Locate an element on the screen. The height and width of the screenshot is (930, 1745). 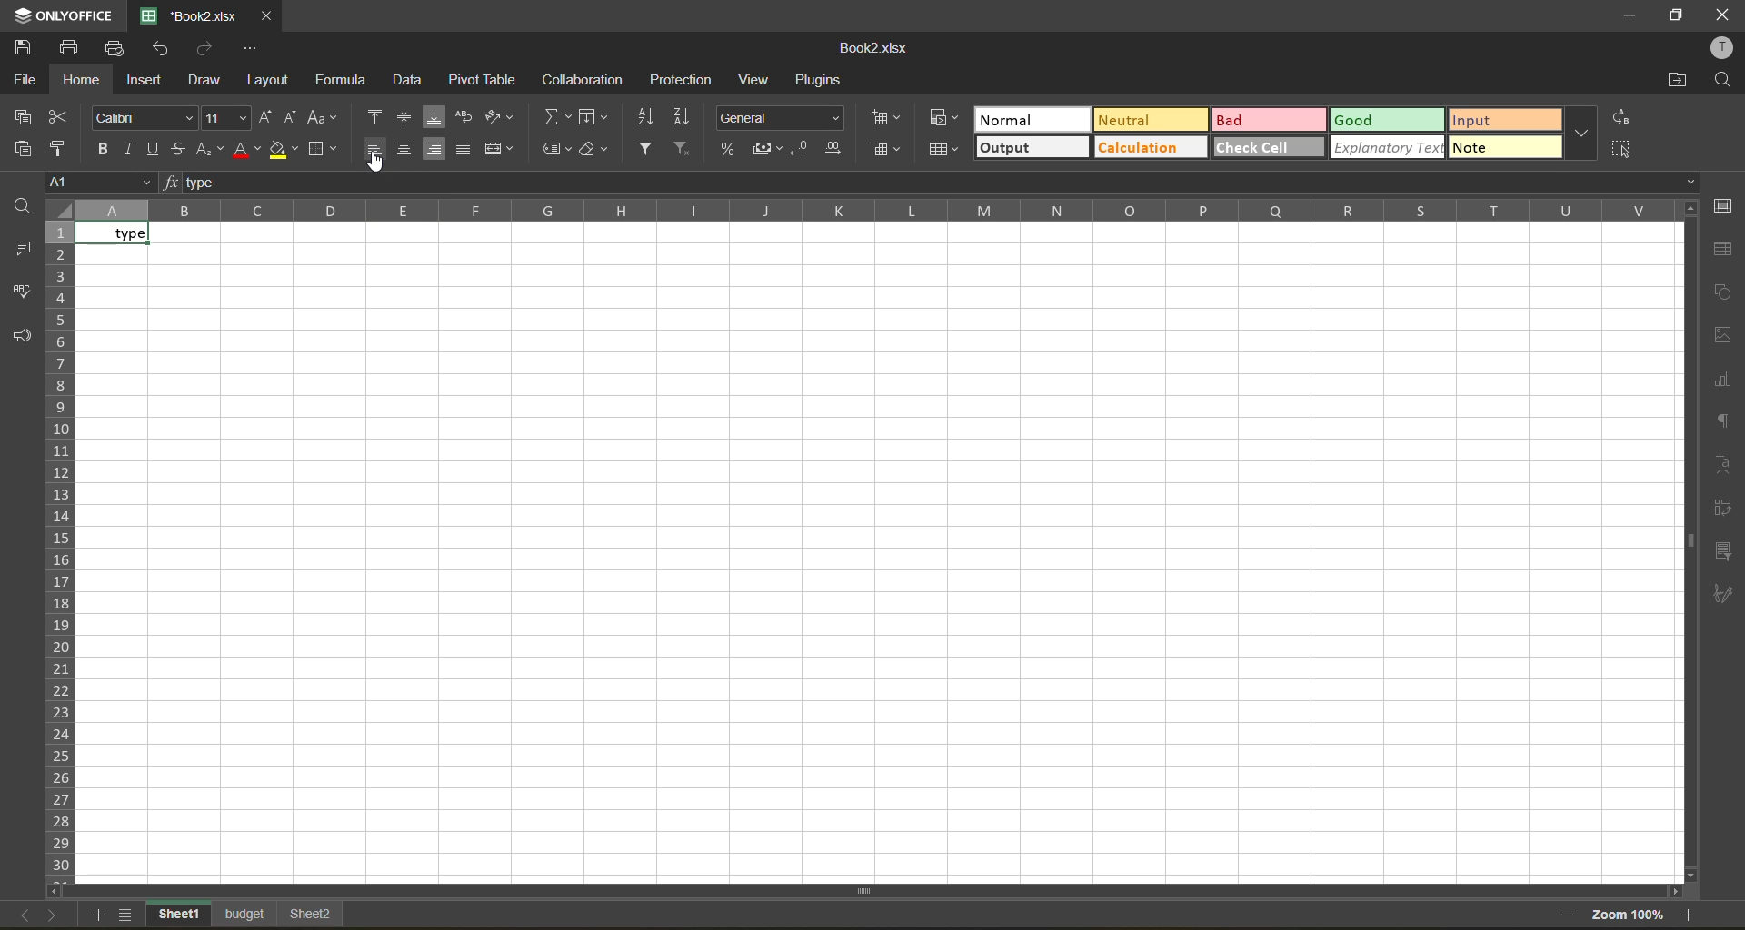
add sheet is located at coordinates (94, 914).